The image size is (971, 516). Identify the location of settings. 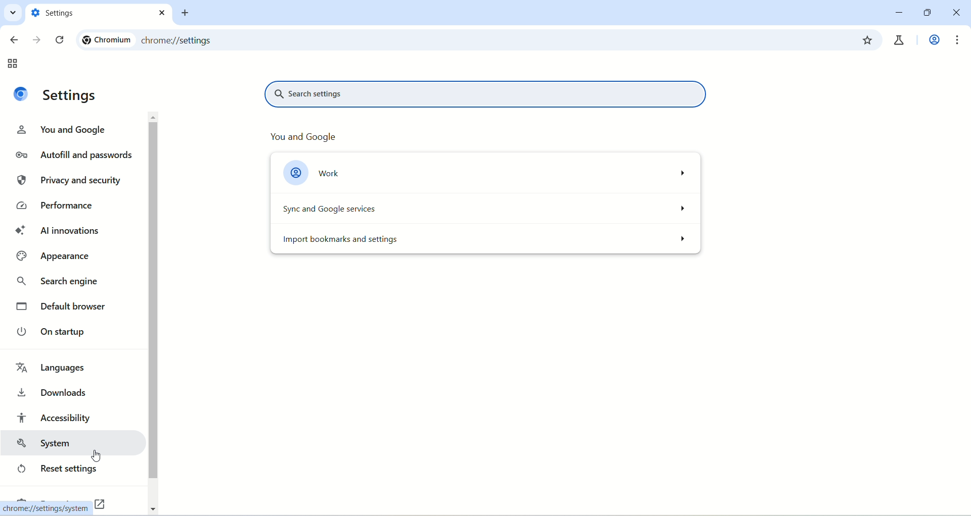
(71, 95).